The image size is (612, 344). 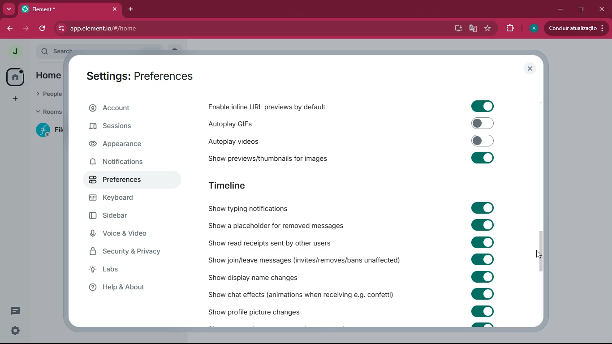 I want to click on account, so click(x=129, y=108).